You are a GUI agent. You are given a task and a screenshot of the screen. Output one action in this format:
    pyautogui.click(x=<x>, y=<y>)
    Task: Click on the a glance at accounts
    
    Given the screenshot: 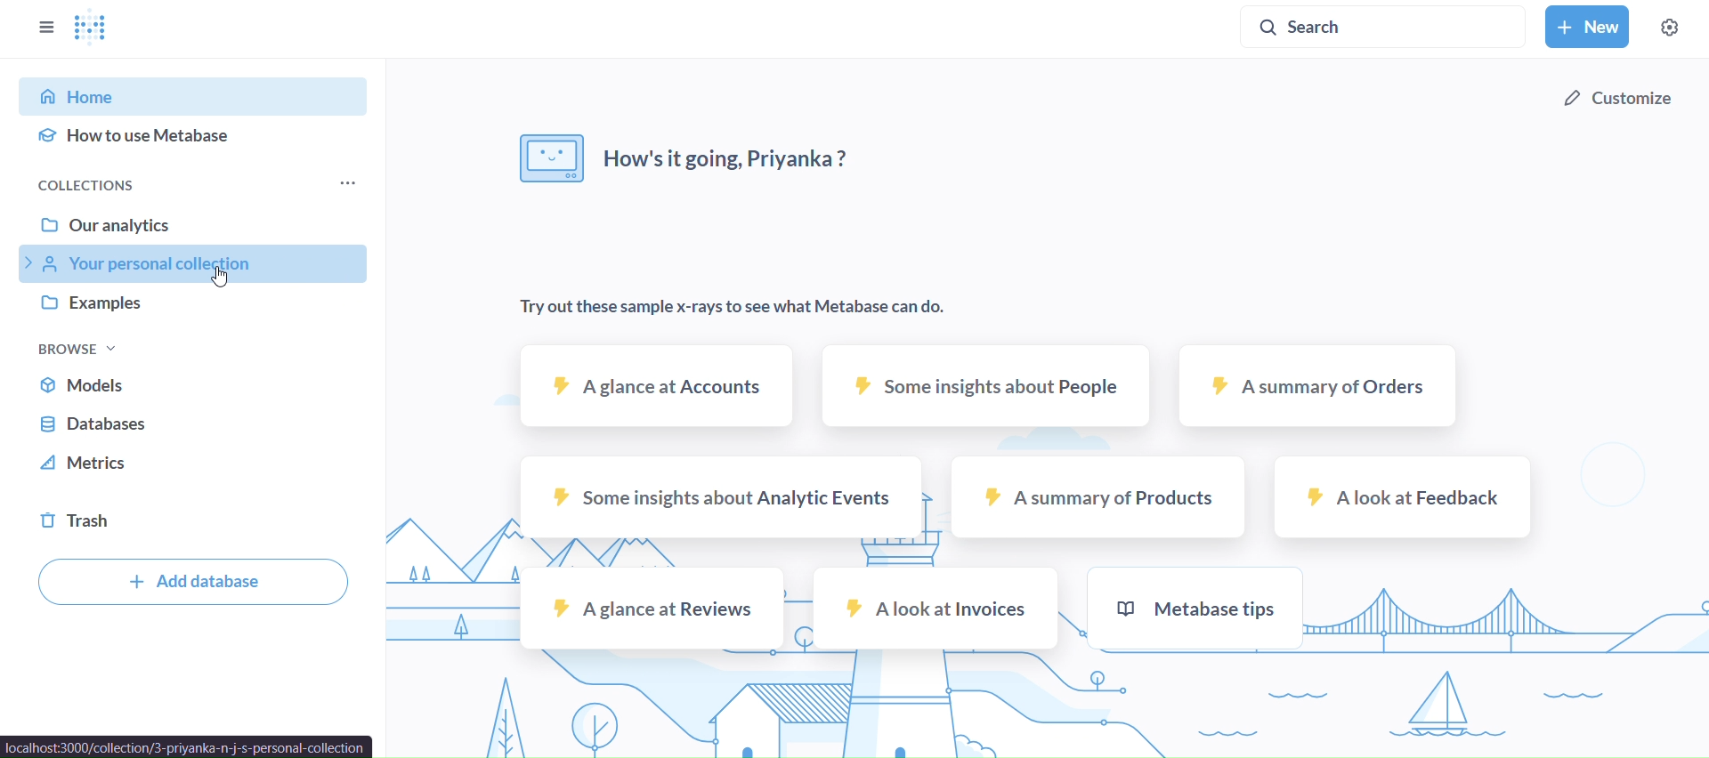 What is the action you would take?
    pyautogui.click(x=660, y=386)
    